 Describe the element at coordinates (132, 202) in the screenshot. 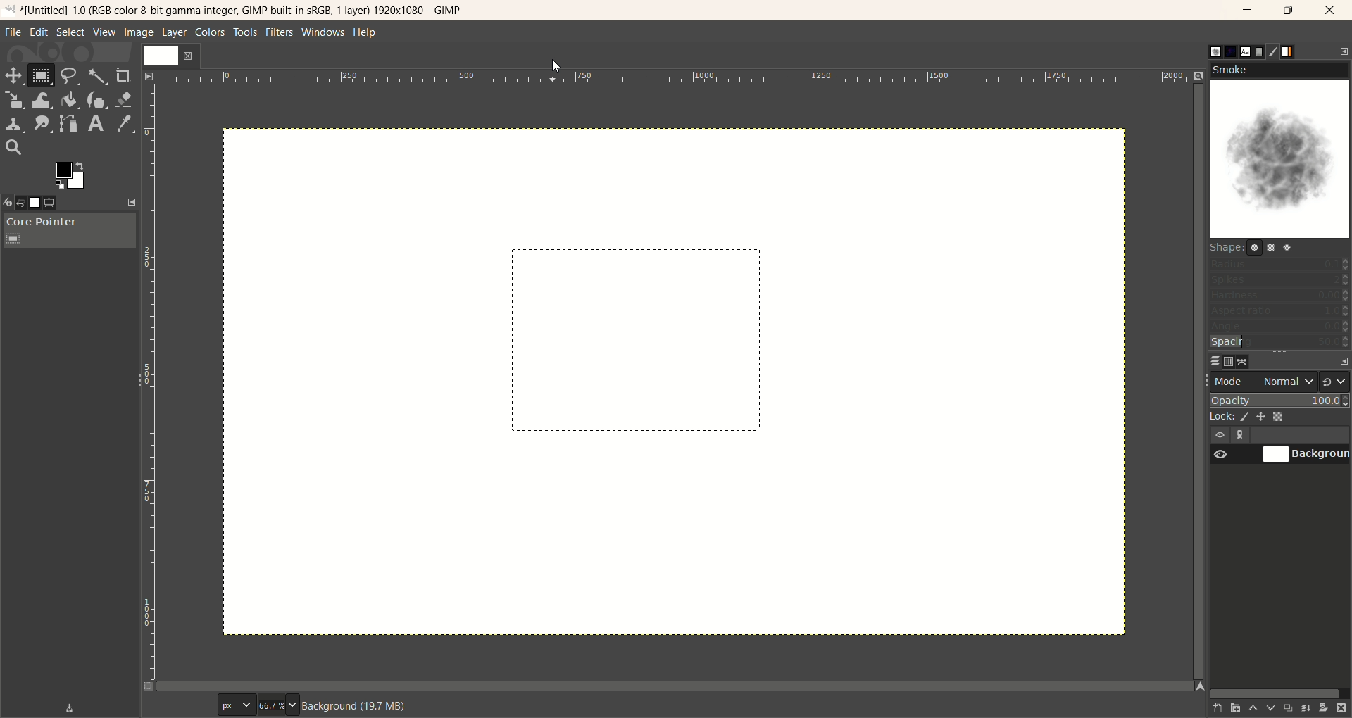

I see `configure this tab` at that location.